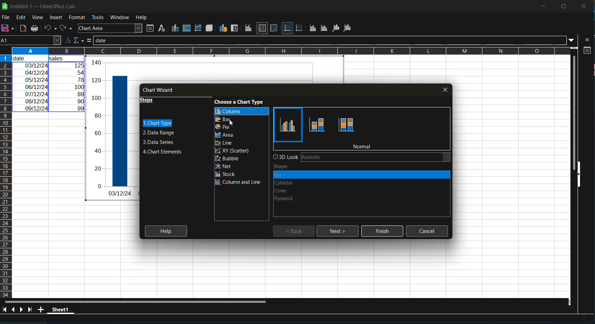  Describe the element at coordinates (562, 6) in the screenshot. I see `maximize` at that location.